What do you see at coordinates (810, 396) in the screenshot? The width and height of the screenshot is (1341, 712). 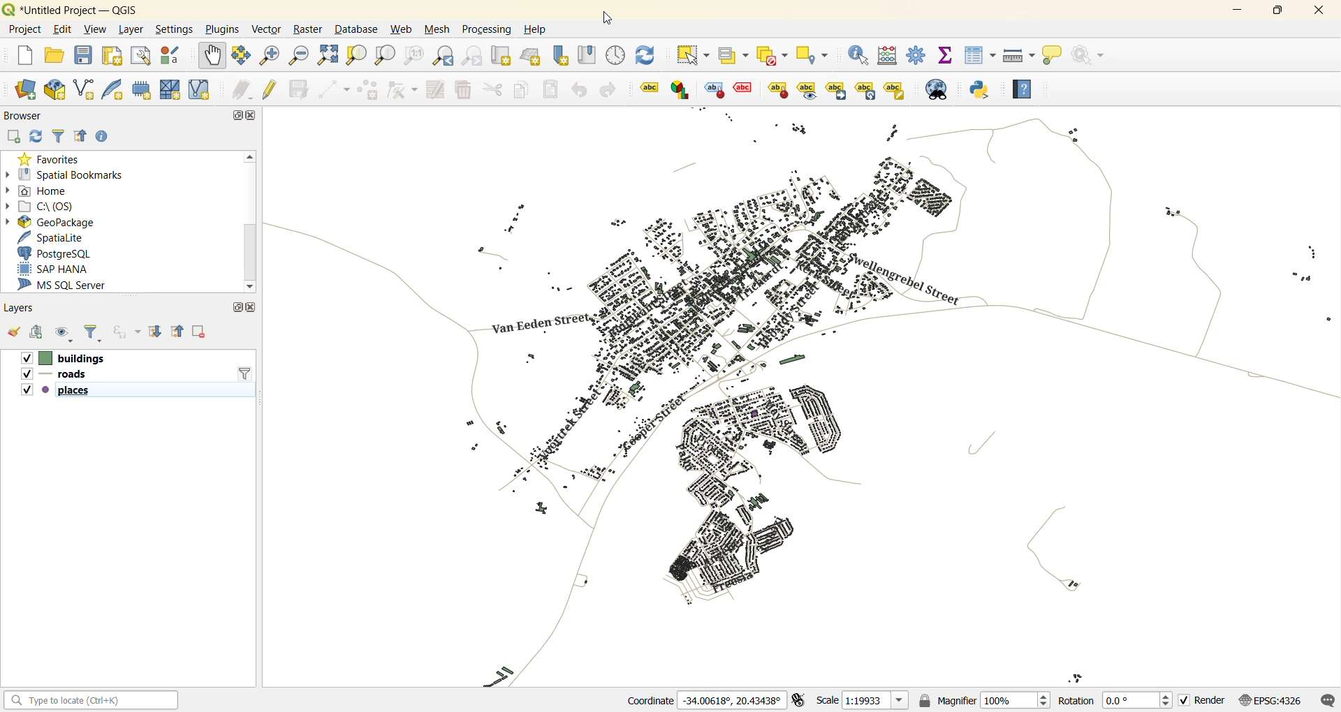 I see `map` at bounding box center [810, 396].